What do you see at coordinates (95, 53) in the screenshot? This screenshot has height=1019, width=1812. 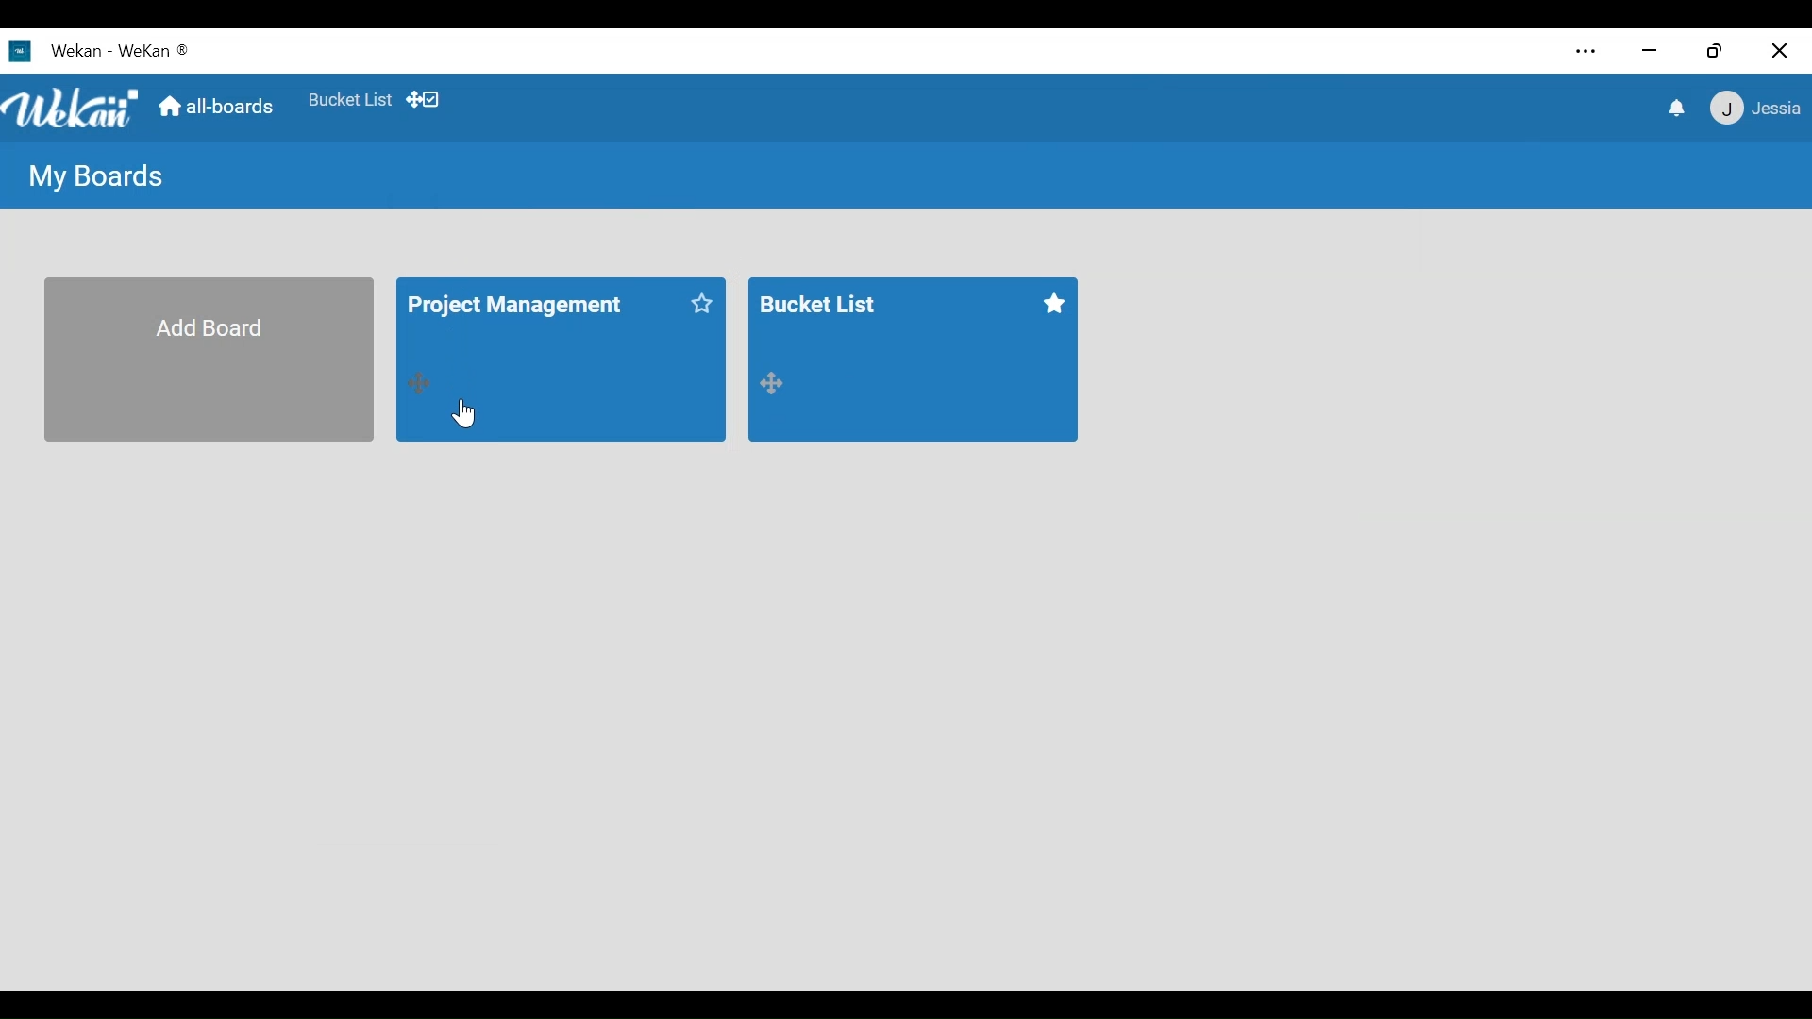 I see `Wekan` at bounding box center [95, 53].